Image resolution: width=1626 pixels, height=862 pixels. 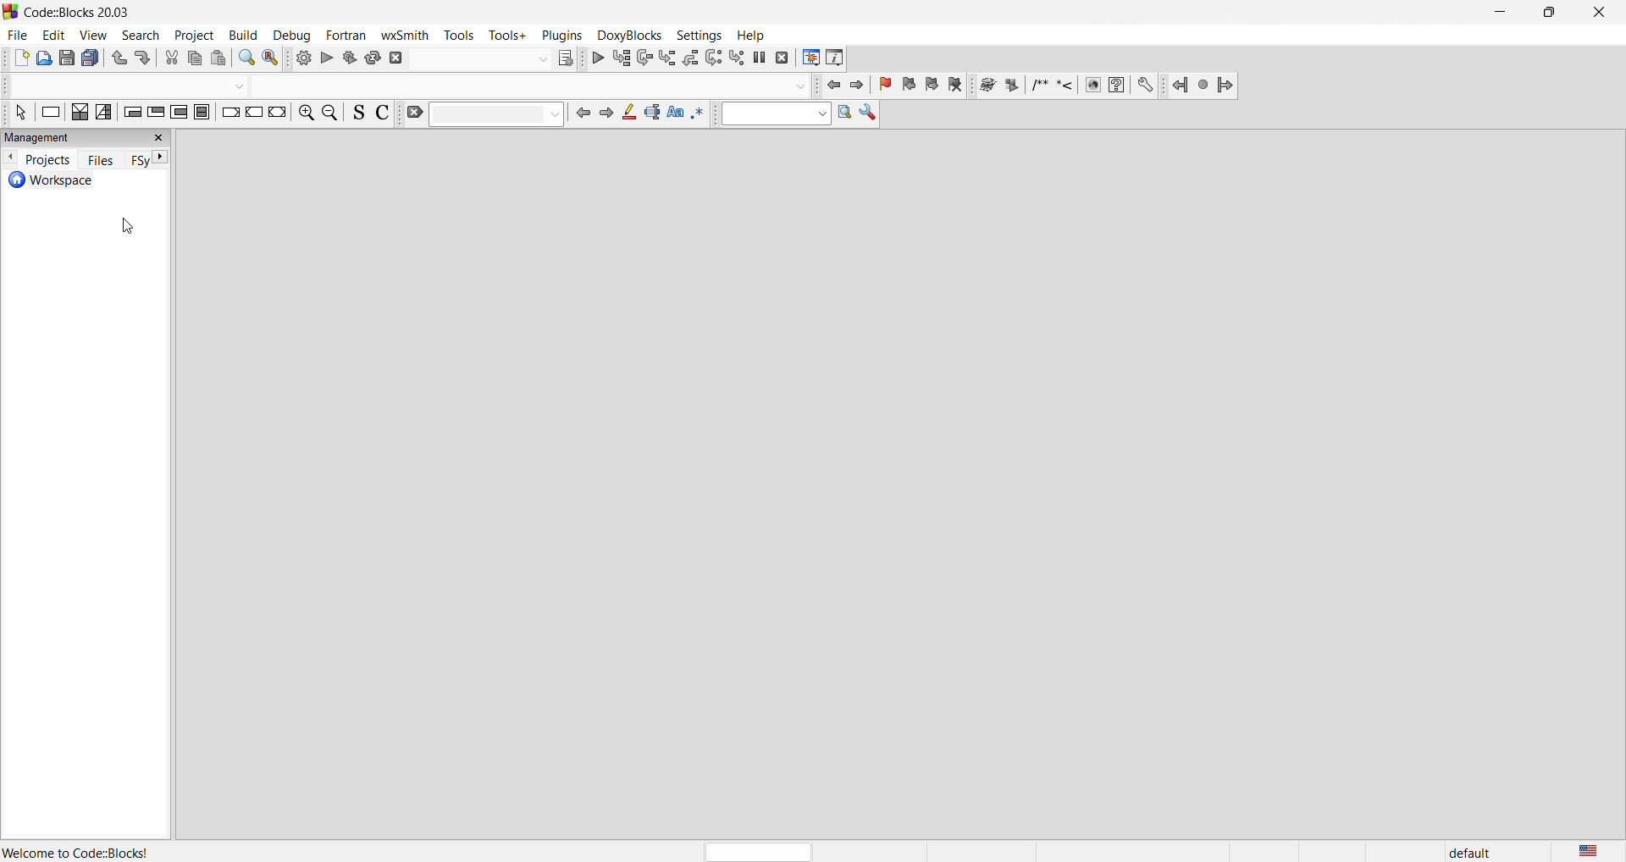 I want to click on step out, so click(x=692, y=58).